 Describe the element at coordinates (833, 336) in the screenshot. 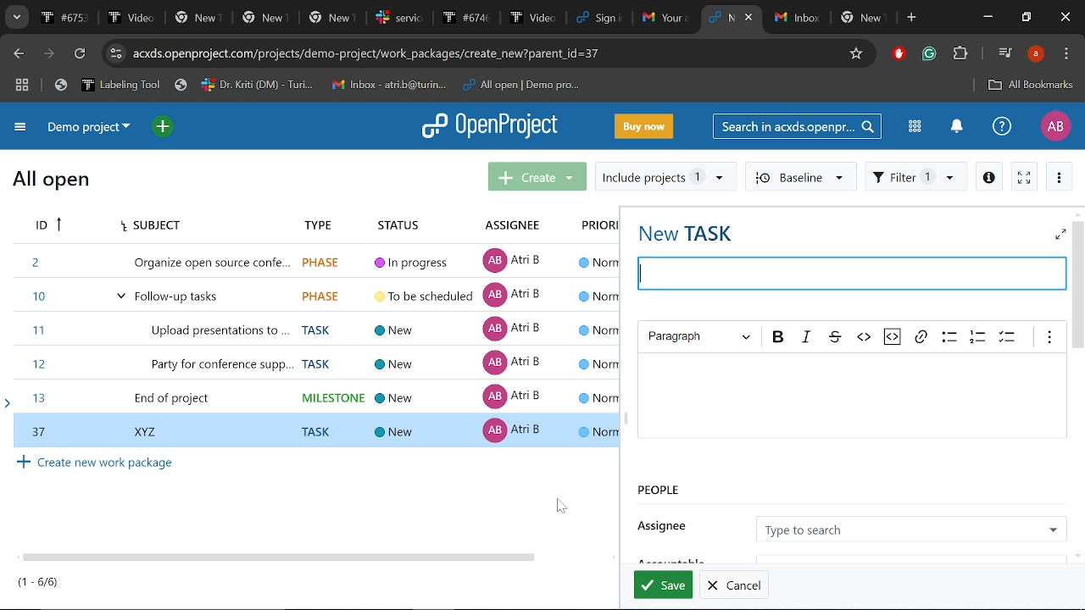

I see `strikethrough` at that location.